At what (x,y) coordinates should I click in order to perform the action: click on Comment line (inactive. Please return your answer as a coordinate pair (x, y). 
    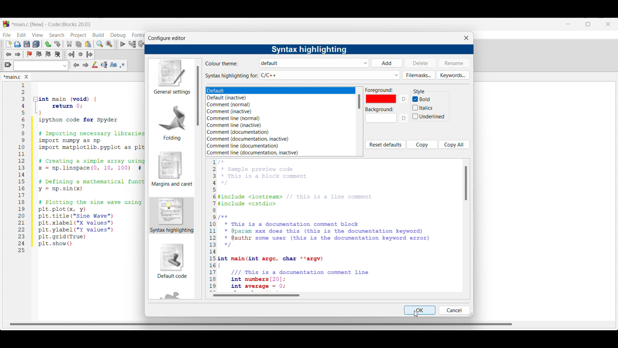
    Looking at the image, I should click on (233, 125).